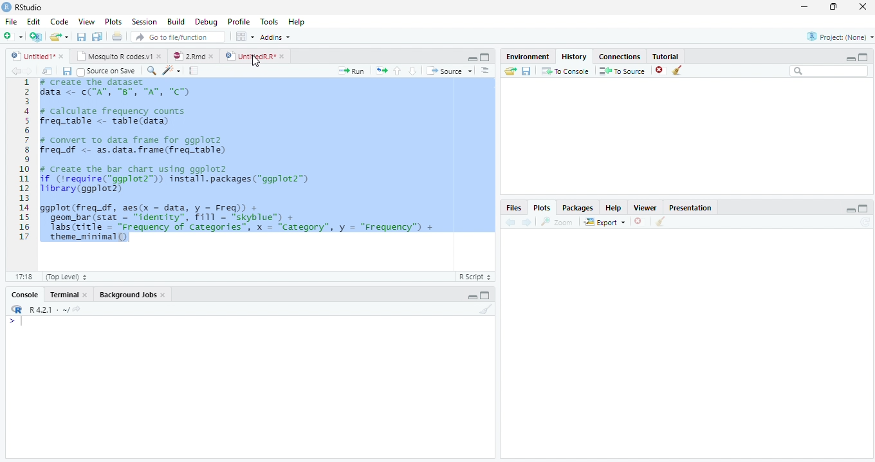 This screenshot has height=462, width=875. Describe the element at coordinates (677, 69) in the screenshot. I see `Clear Console` at that location.